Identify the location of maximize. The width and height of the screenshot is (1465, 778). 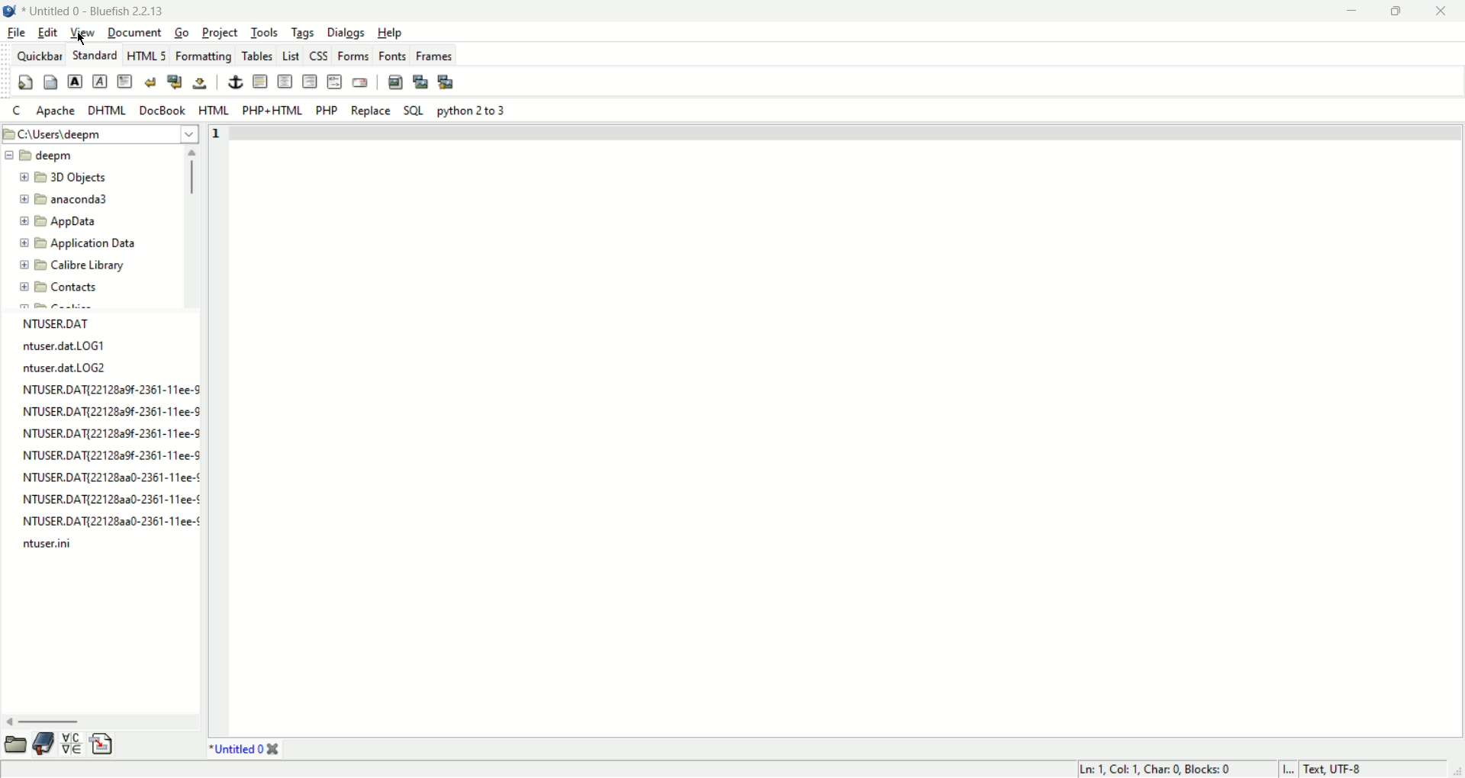
(1395, 13).